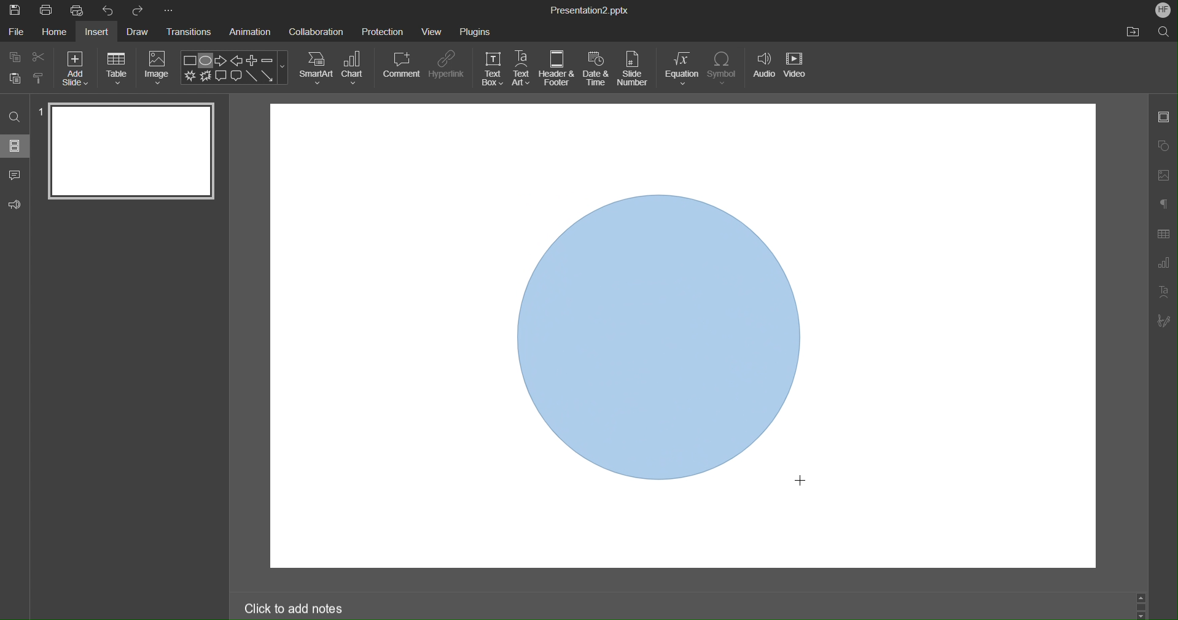 This screenshot has width=1178, height=620. Describe the element at coordinates (797, 70) in the screenshot. I see `Video` at that location.